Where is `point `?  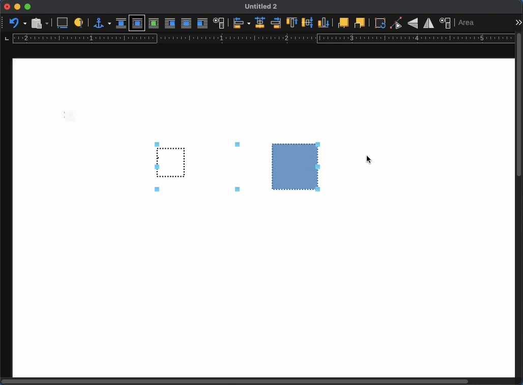
point  is located at coordinates (396, 23).